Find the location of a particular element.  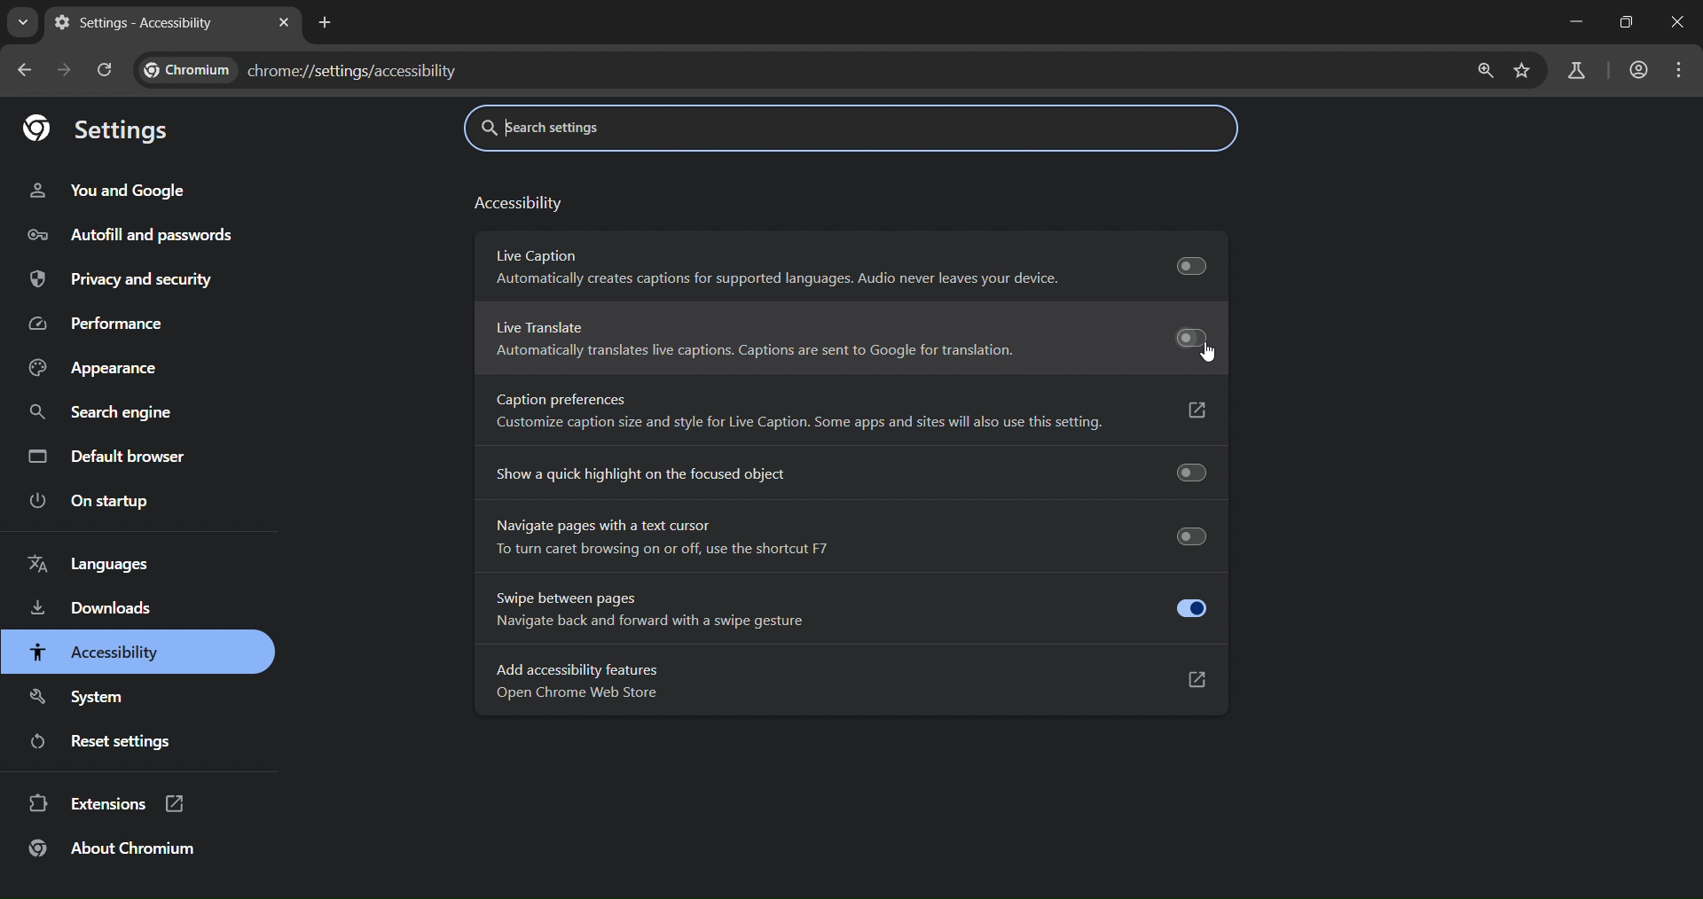

restore down is located at coordinates (1629, 21).